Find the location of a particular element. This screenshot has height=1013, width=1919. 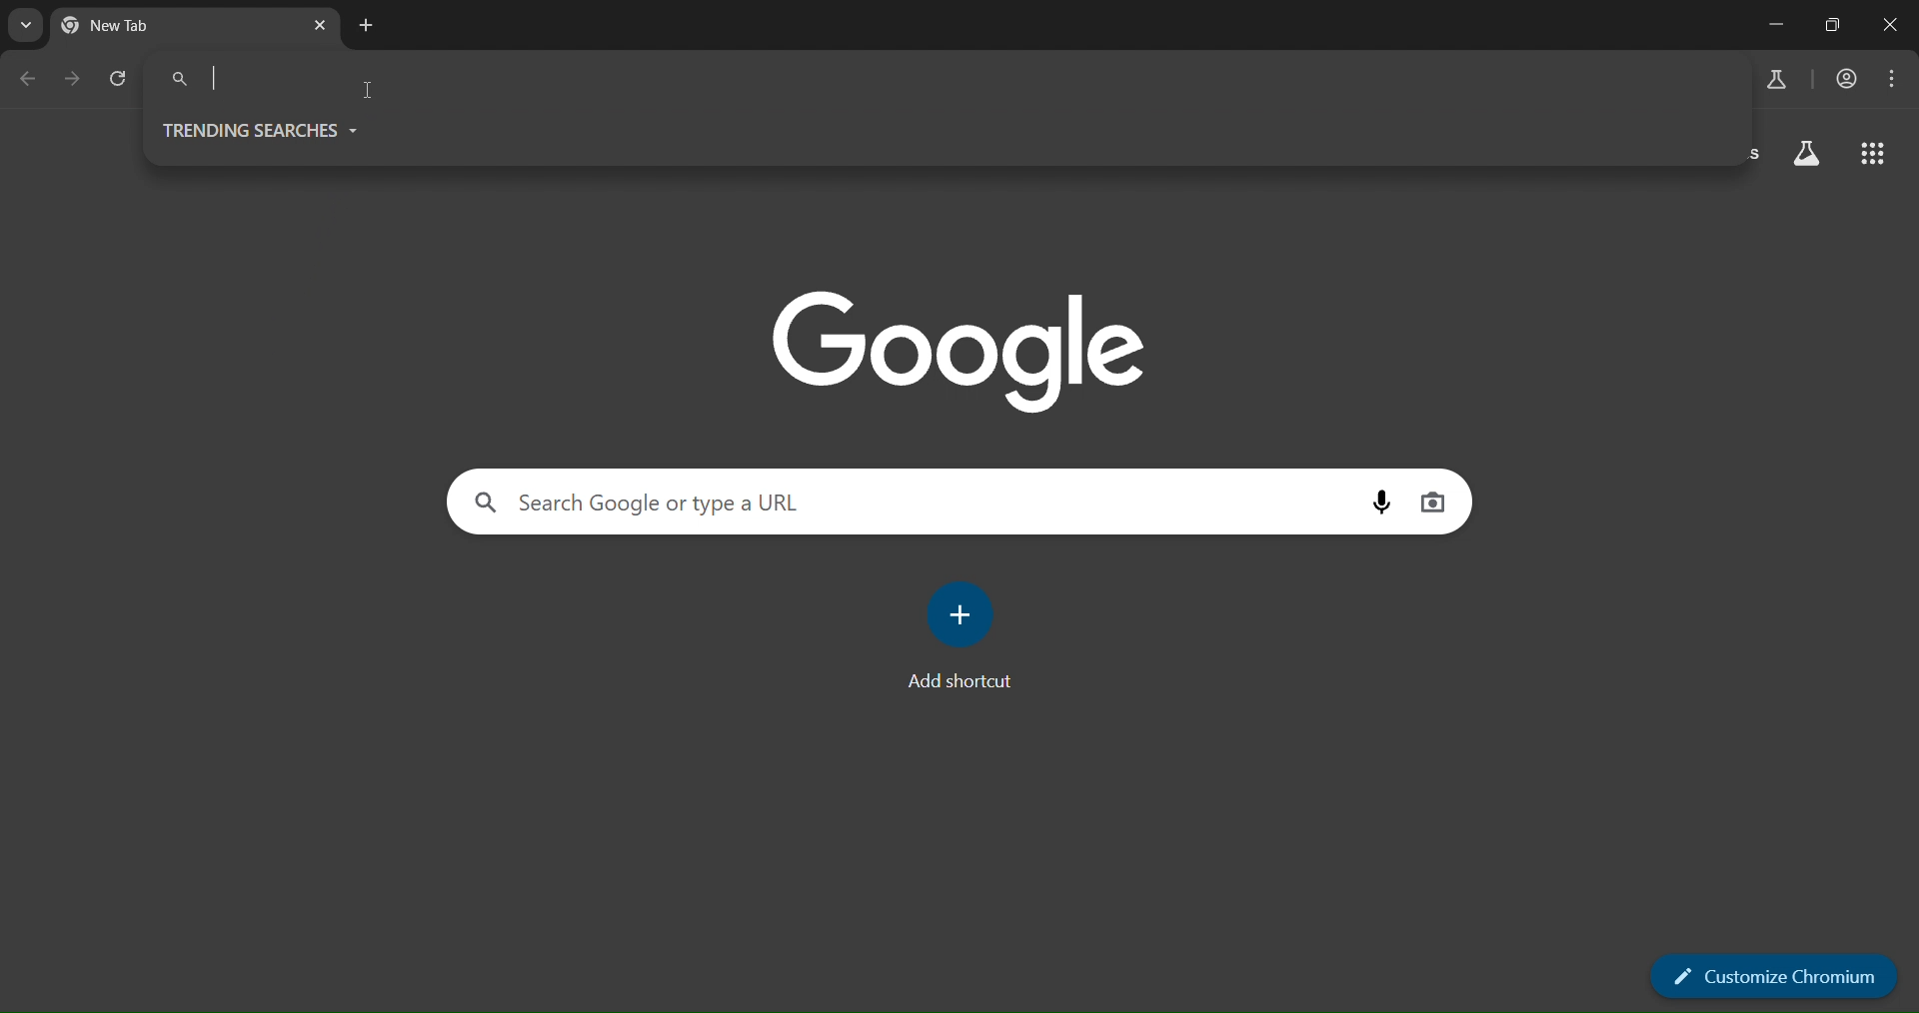

search labs is located at coordinates (1773, 77).